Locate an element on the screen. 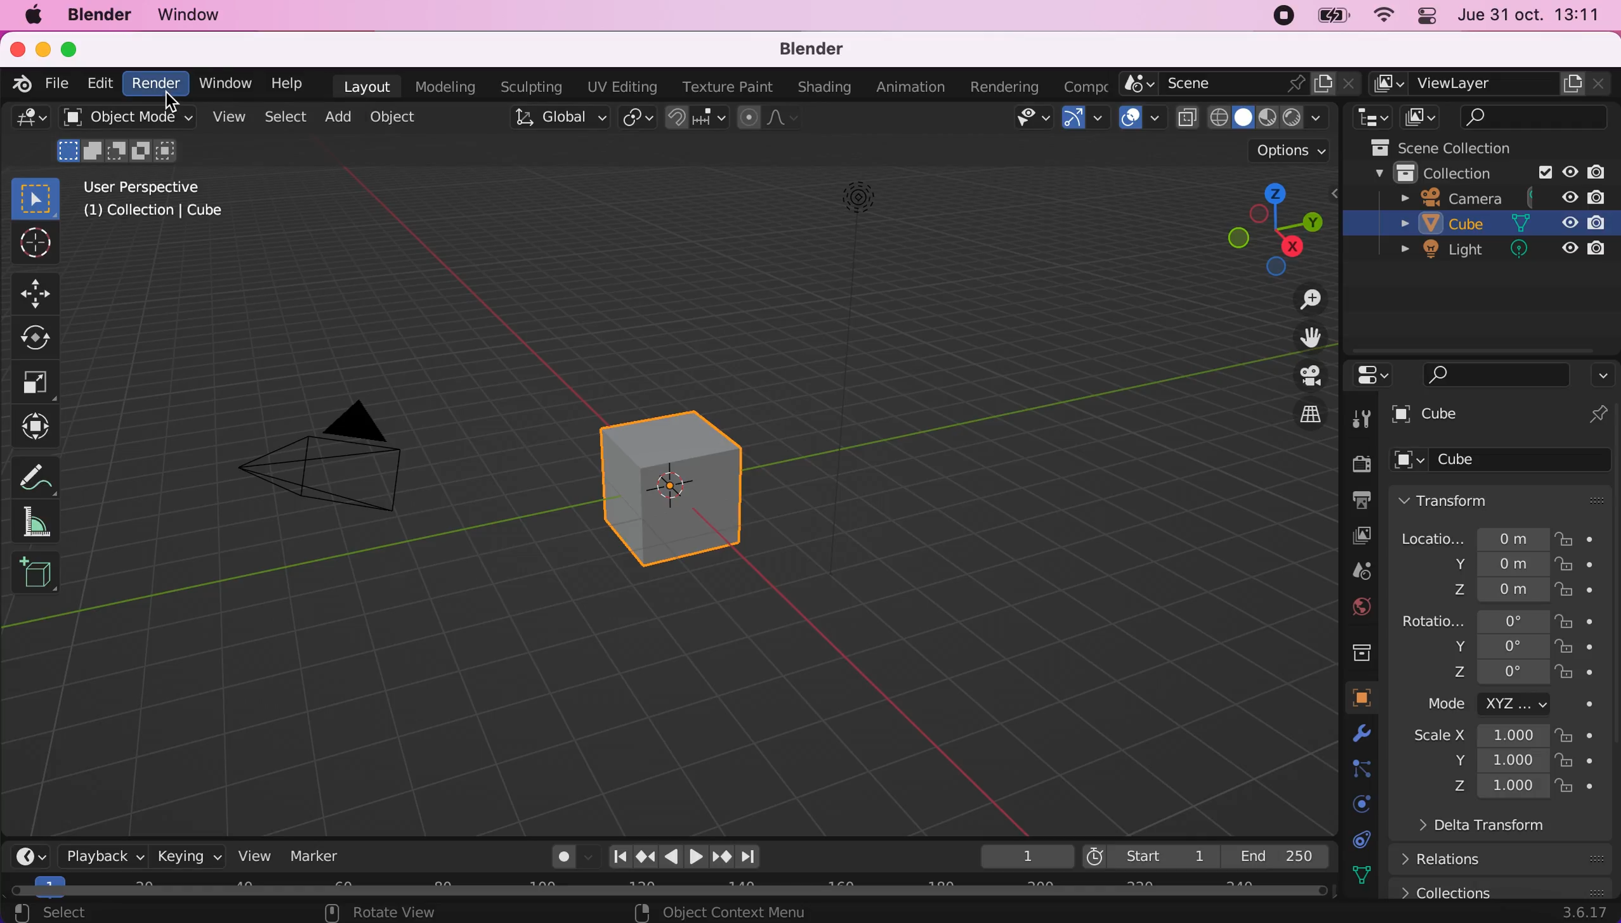 The height and width of the screenshot is (923, 1621). play animation is located at coordinates (696, 856).